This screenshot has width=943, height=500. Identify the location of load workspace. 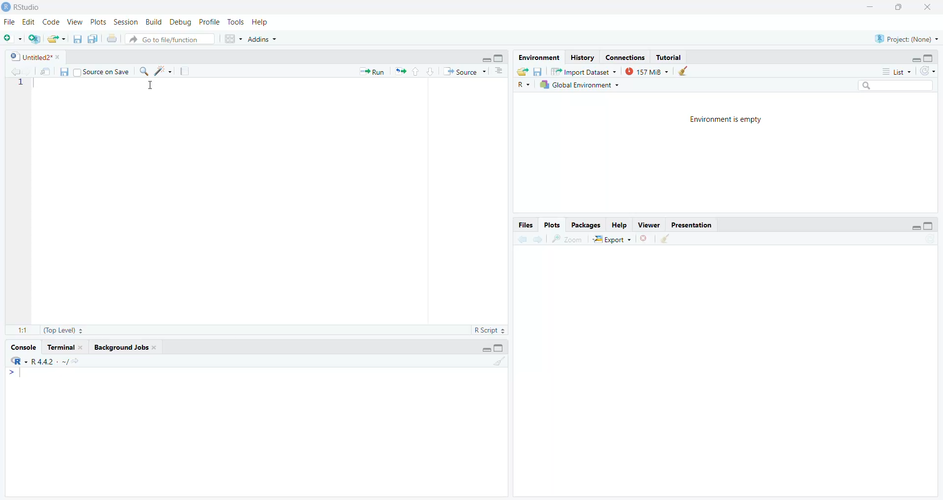
(522, 71).